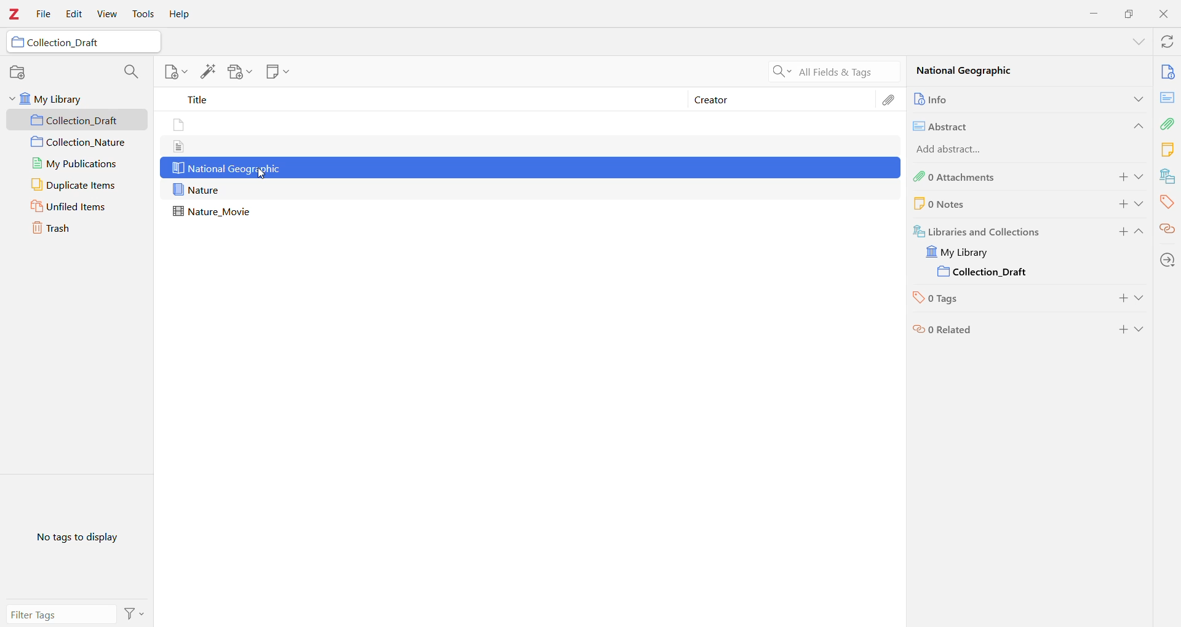  Describe the element at coordinates (1121, 329) in the screenshot. I see `Add` at that location.